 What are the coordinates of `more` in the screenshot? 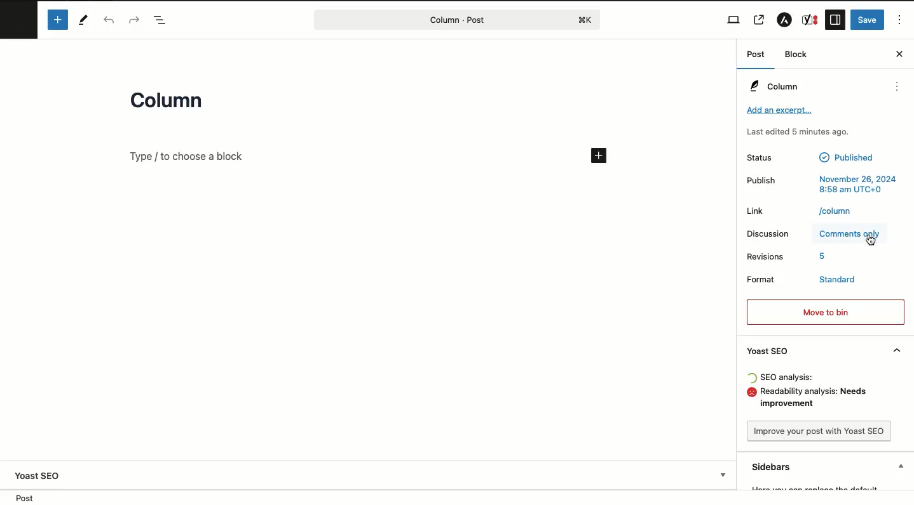 It's located at (897, 86).